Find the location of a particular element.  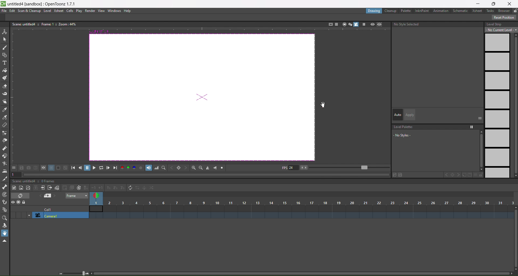

control point editor is located at coordinates (5, 133).